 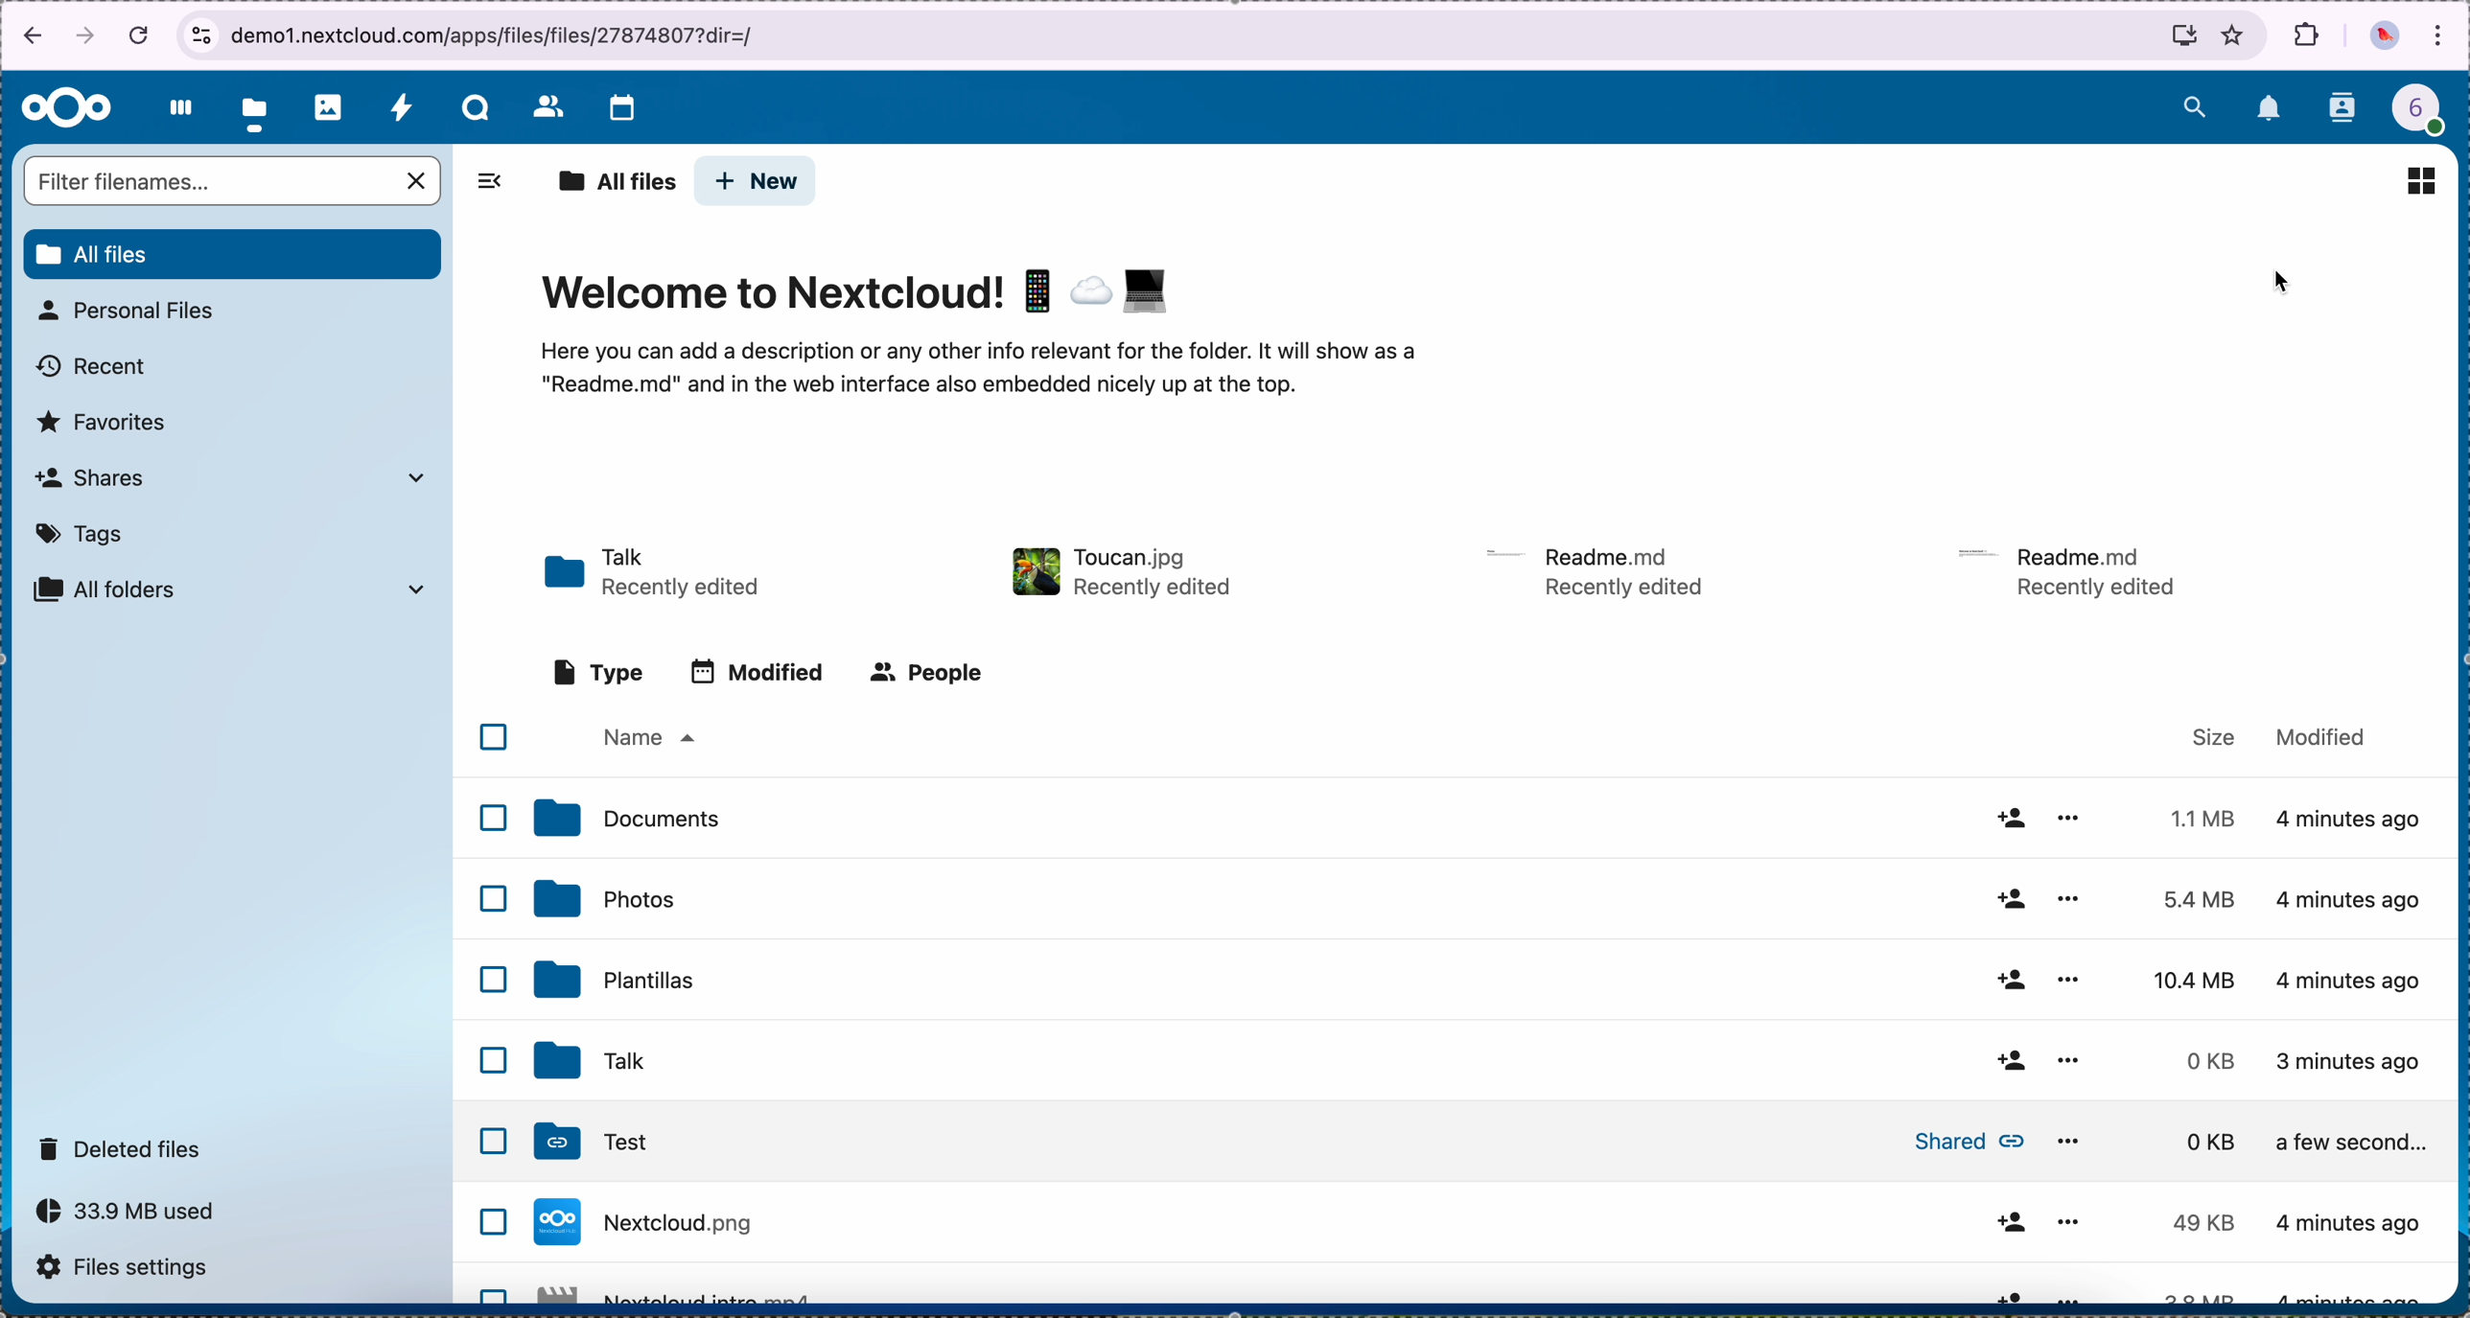 What do you see at coordinates (621, 110) in the screenshot?
I see `calendar` at bounding box center [621, 110].